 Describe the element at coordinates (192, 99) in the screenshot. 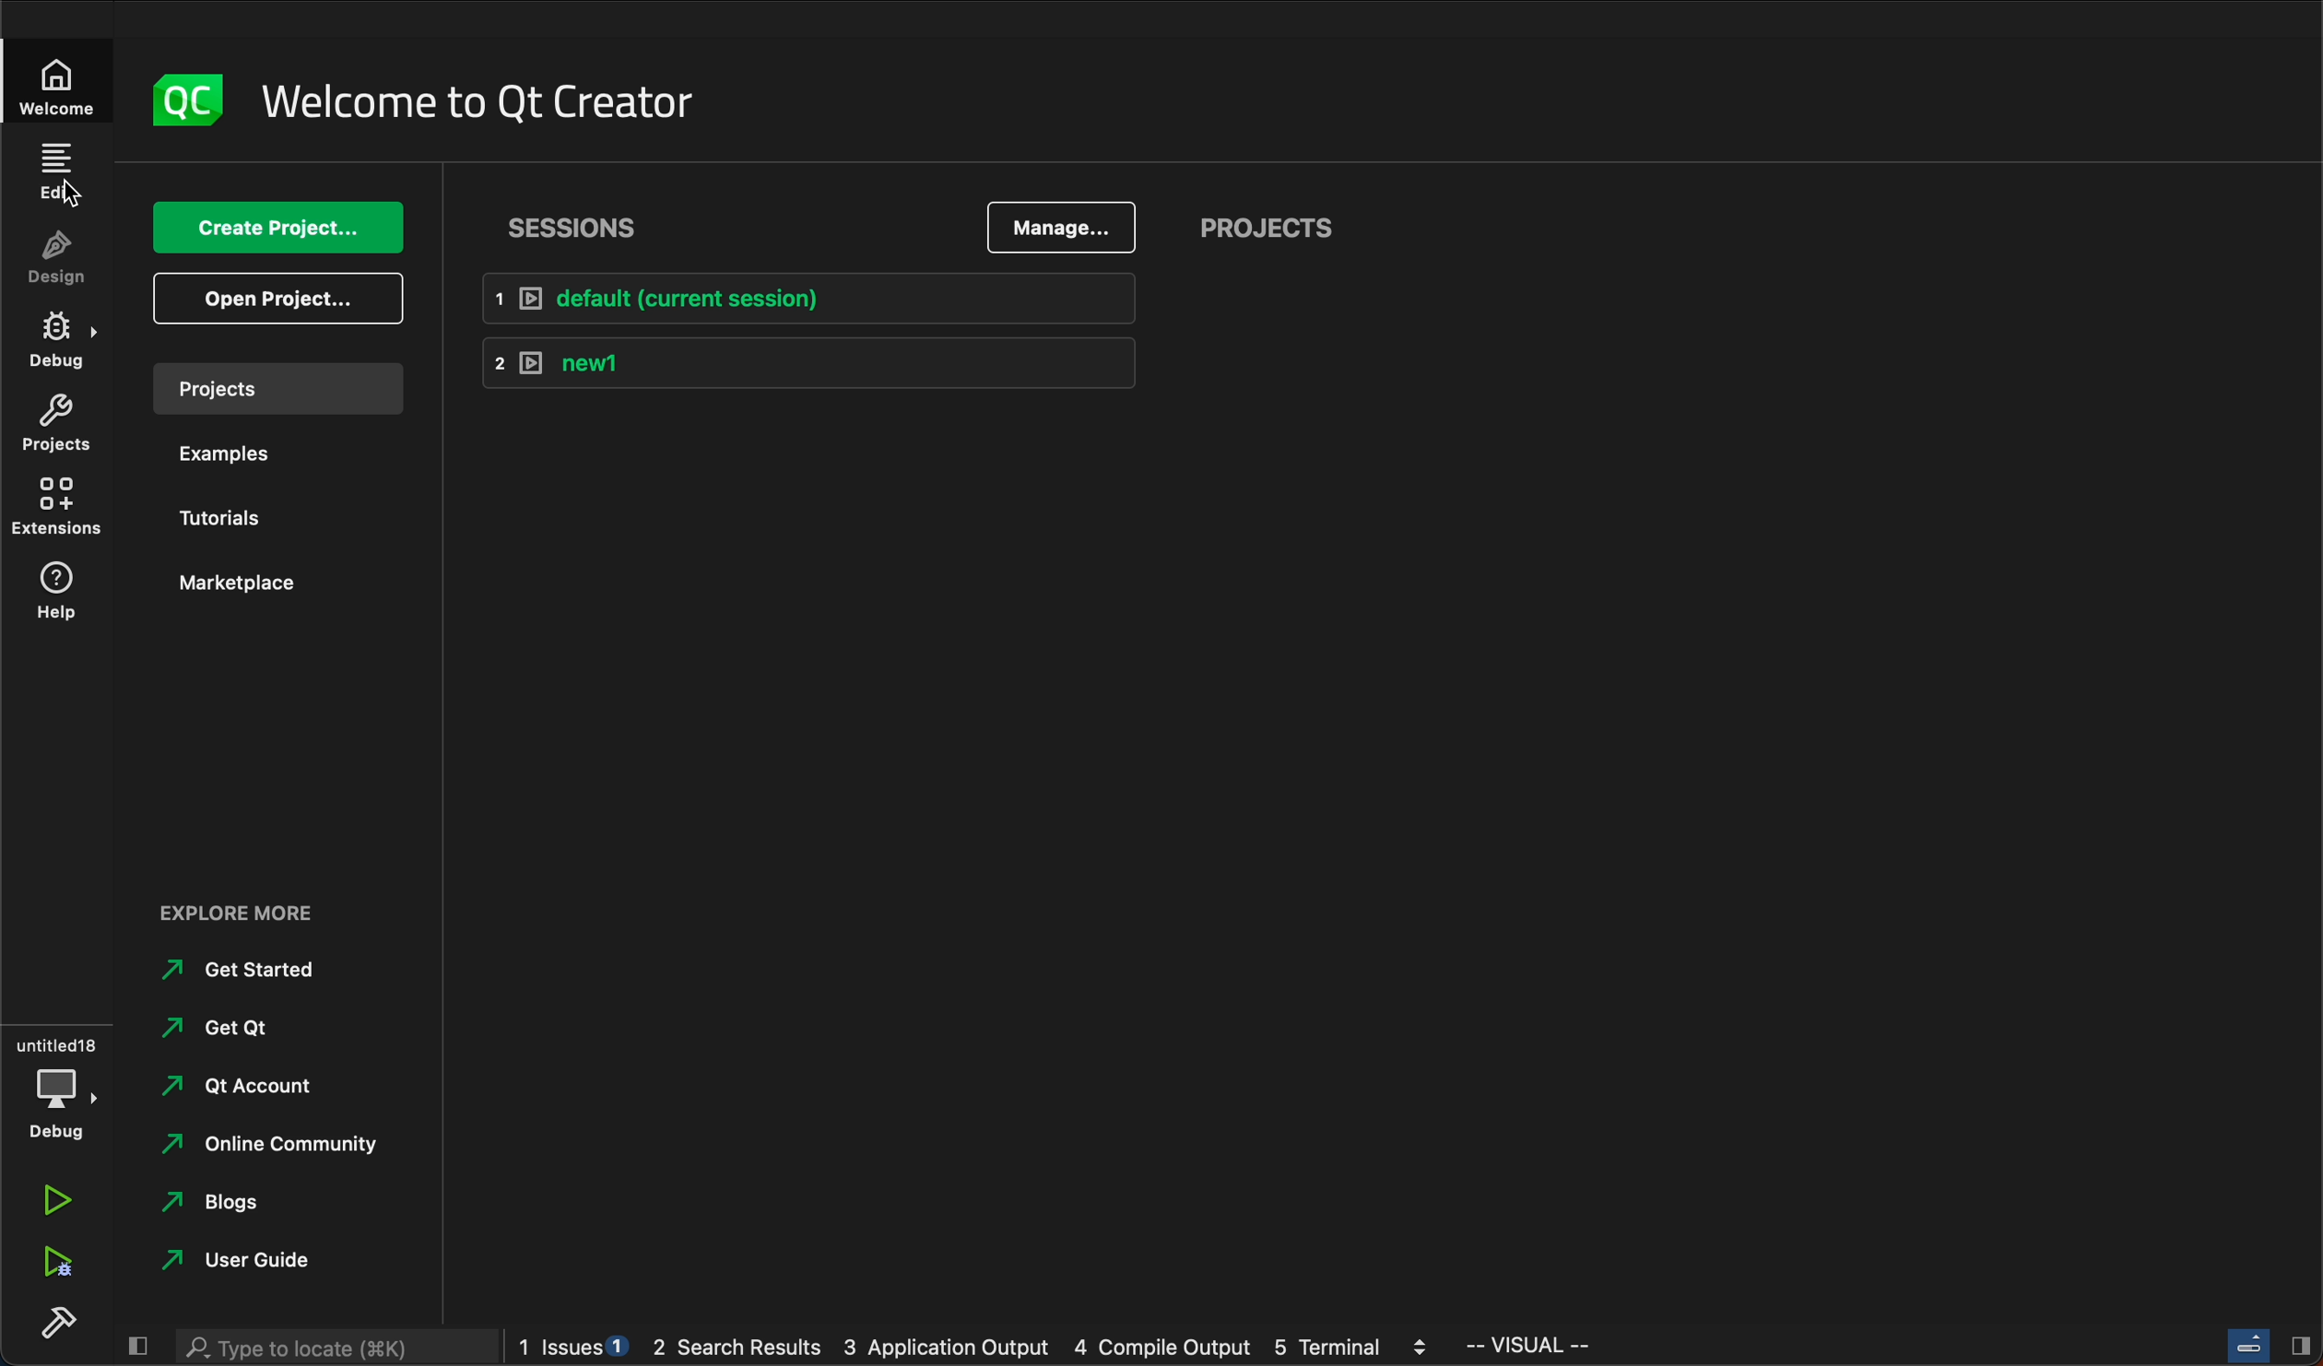

I see `logo` at that location.